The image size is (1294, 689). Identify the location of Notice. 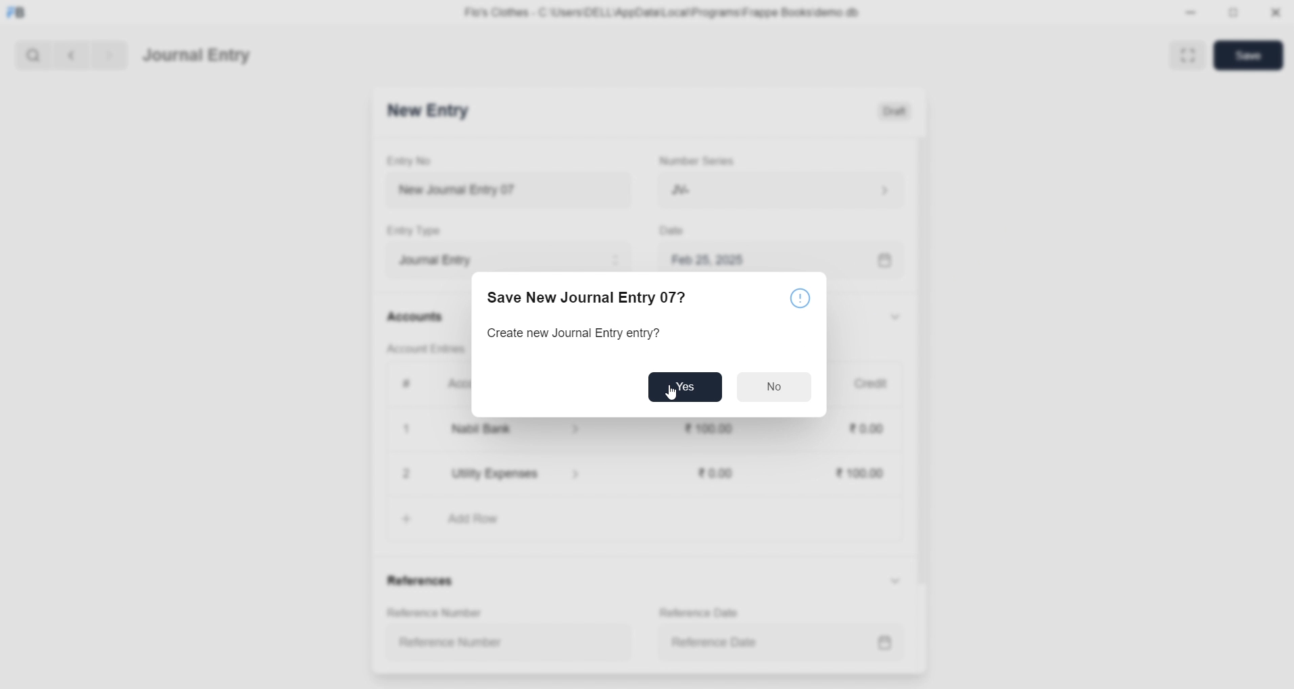
(800, 299).